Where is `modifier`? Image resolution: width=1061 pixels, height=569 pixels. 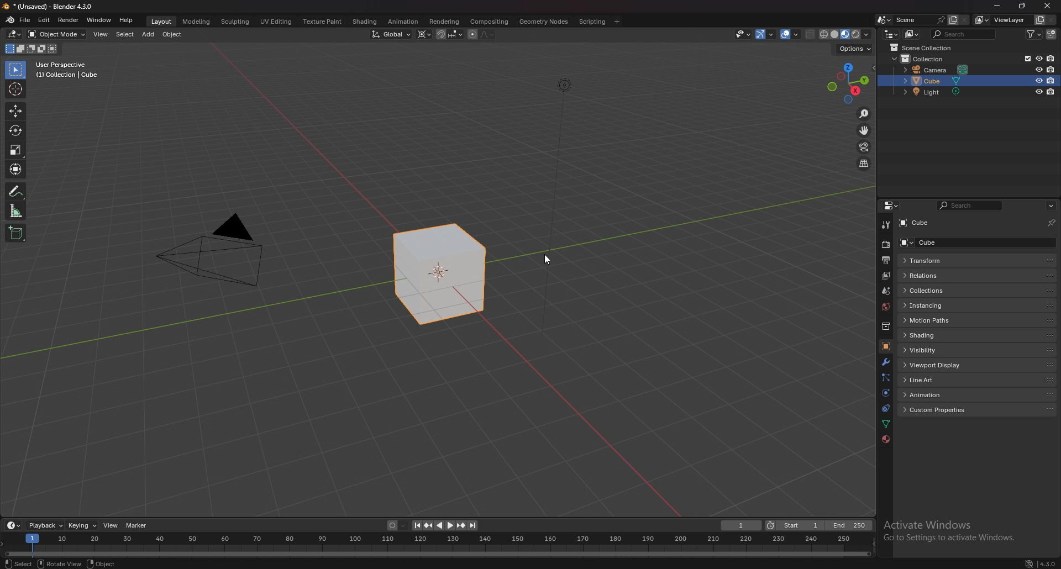
modifier is located at coordinates (885, 361).